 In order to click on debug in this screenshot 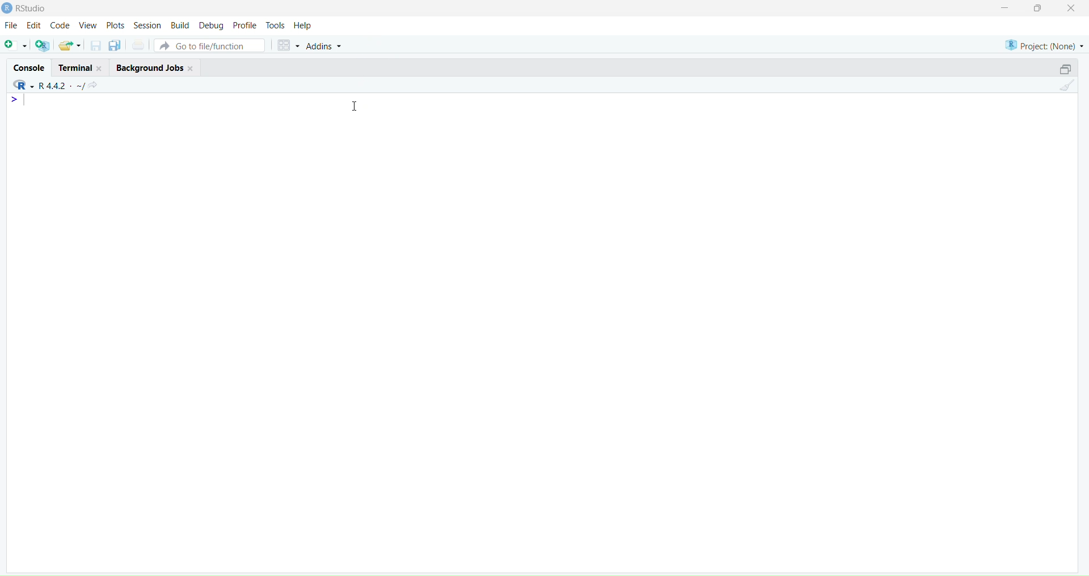, I will do `click(212, 26)`.